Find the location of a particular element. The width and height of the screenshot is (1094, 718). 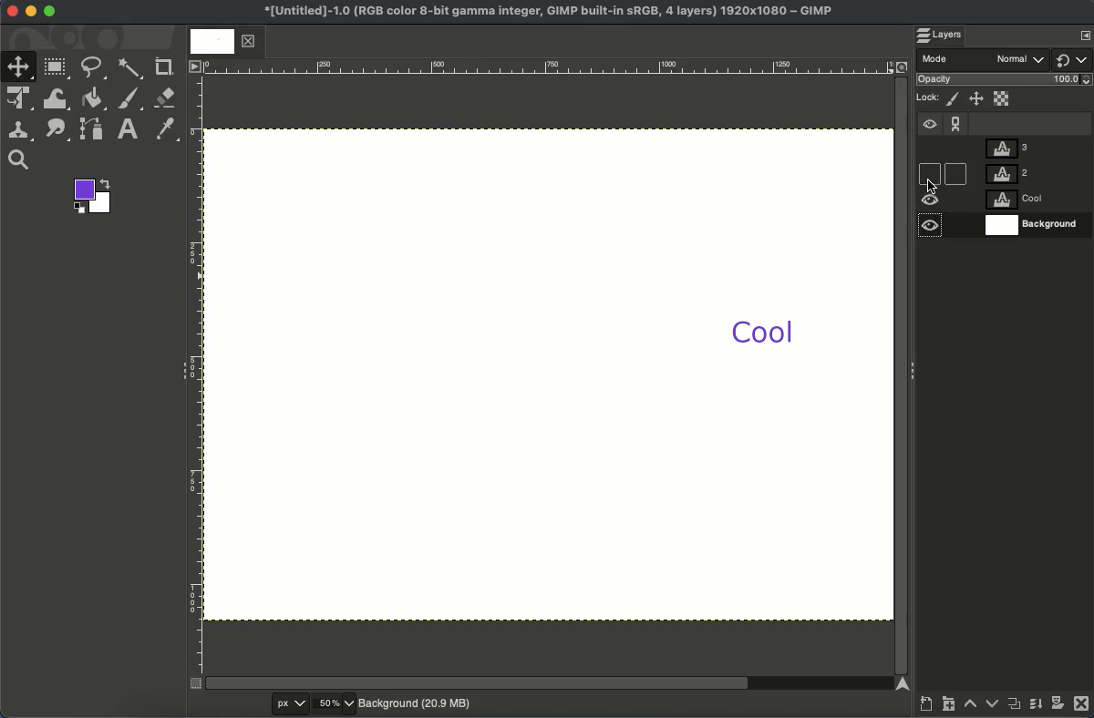

Minimize is located at coordinates (31, 11).